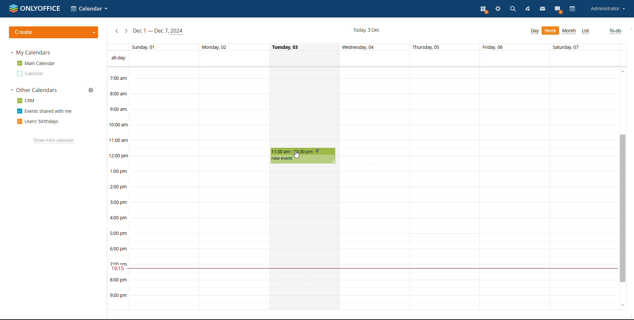 This screenshot has width=634, height=320. I want to click on Day, so click(535, 31).